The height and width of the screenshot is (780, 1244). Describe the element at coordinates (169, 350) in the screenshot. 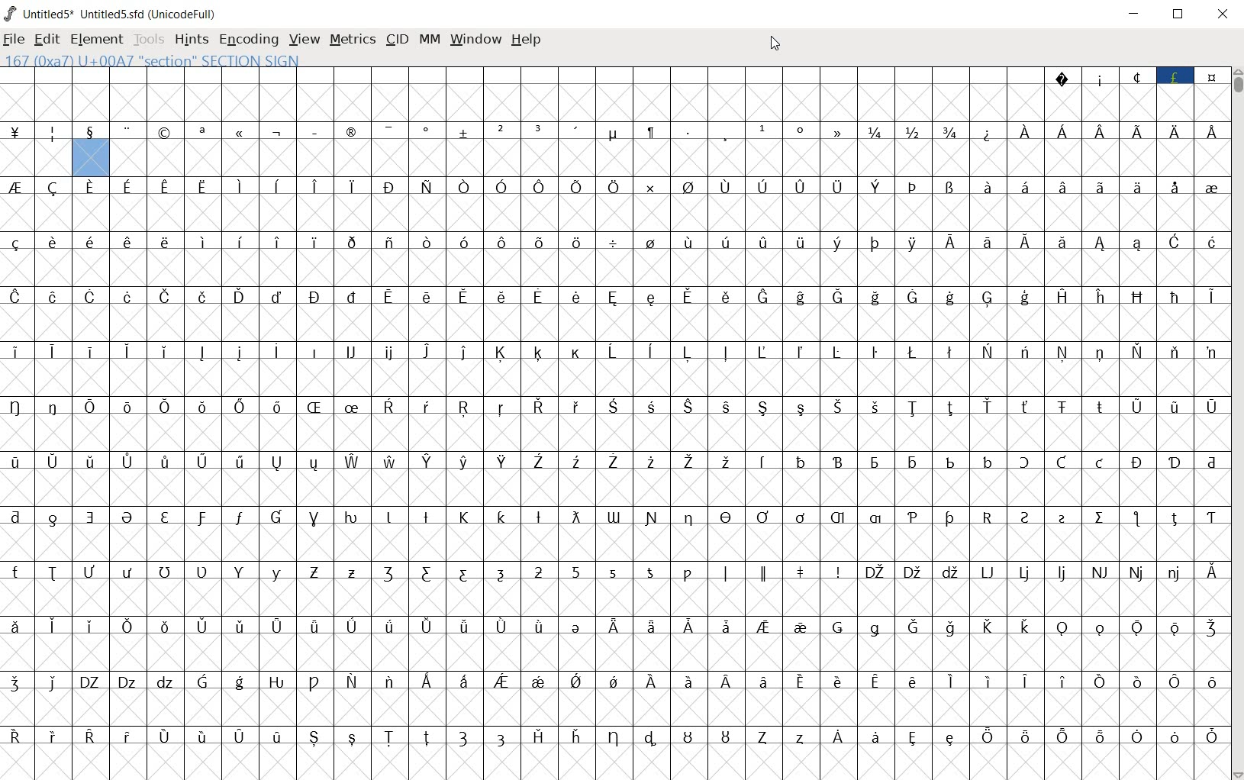

I see `` at that location.